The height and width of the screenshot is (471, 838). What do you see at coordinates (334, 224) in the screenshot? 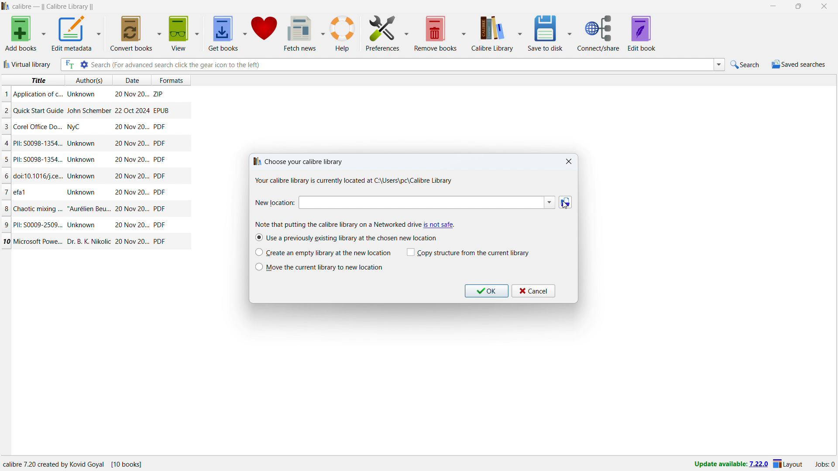
I see `Note` at bounding box center [334, 224].